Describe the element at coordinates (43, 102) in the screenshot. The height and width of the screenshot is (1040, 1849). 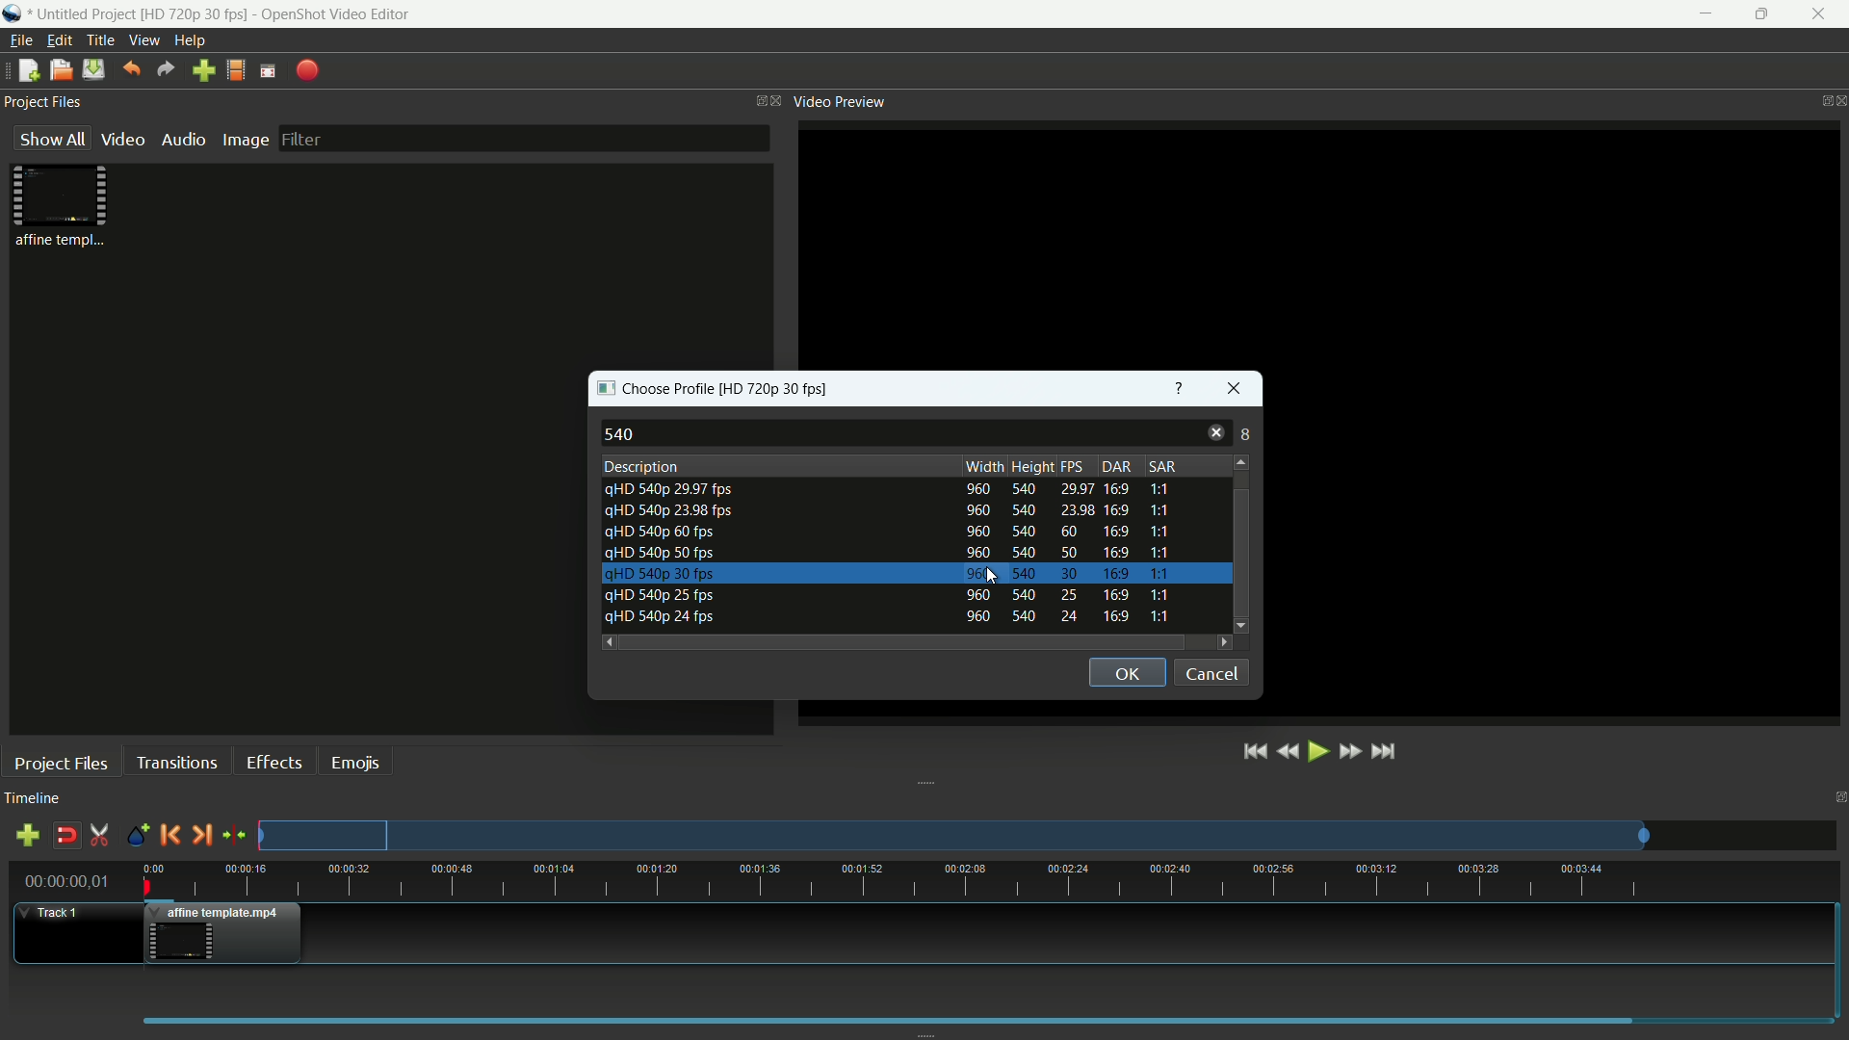
I see `project files` at that location.